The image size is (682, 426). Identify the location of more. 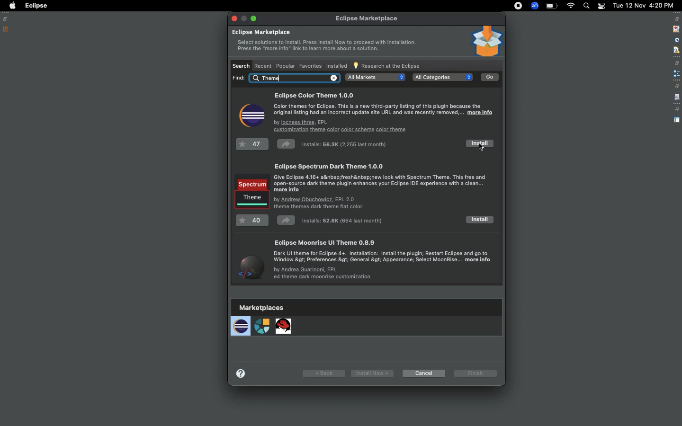
(243, 372).